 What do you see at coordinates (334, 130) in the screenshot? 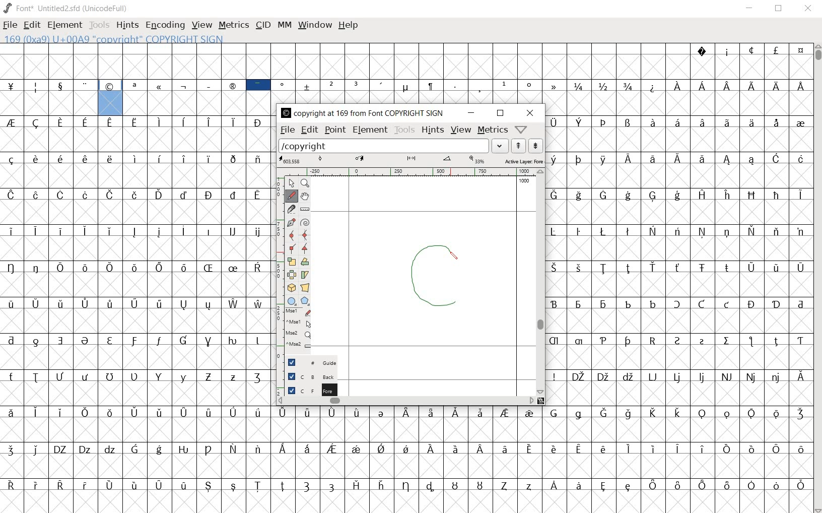
I see `point` at bounding box center [334, 130].